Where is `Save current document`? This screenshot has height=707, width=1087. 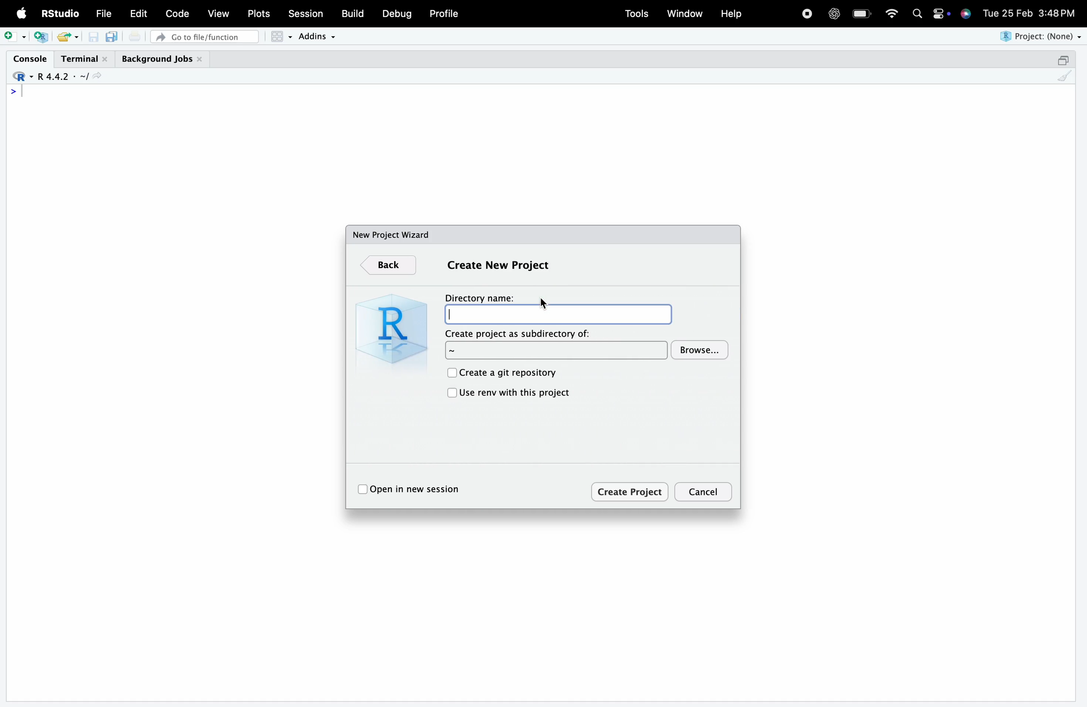
Save current document is located at coordinates (93, 37).